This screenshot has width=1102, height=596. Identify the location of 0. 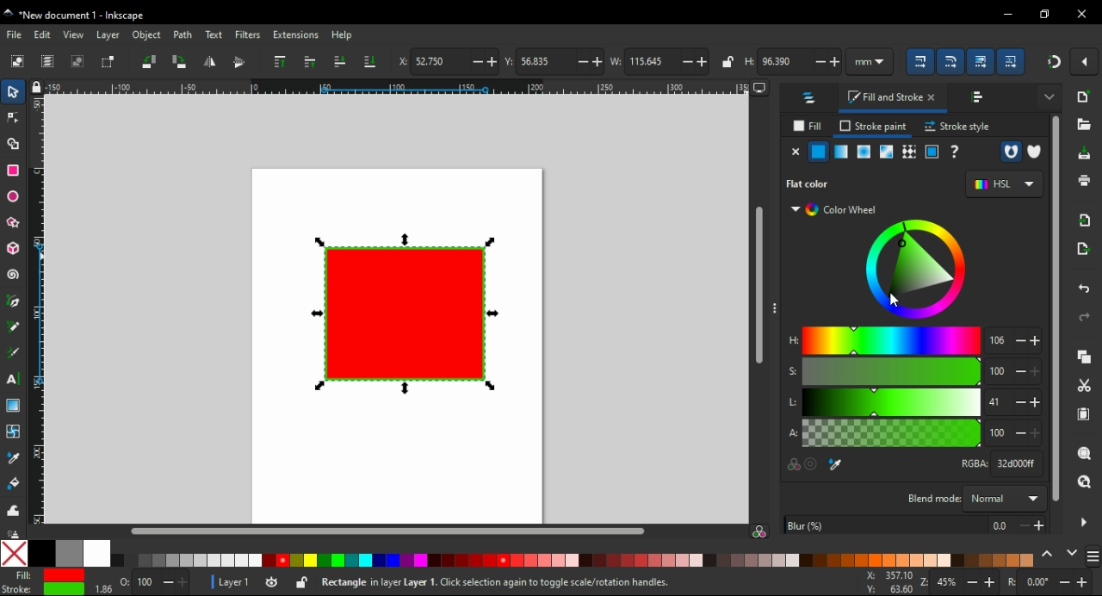
(124, 580).